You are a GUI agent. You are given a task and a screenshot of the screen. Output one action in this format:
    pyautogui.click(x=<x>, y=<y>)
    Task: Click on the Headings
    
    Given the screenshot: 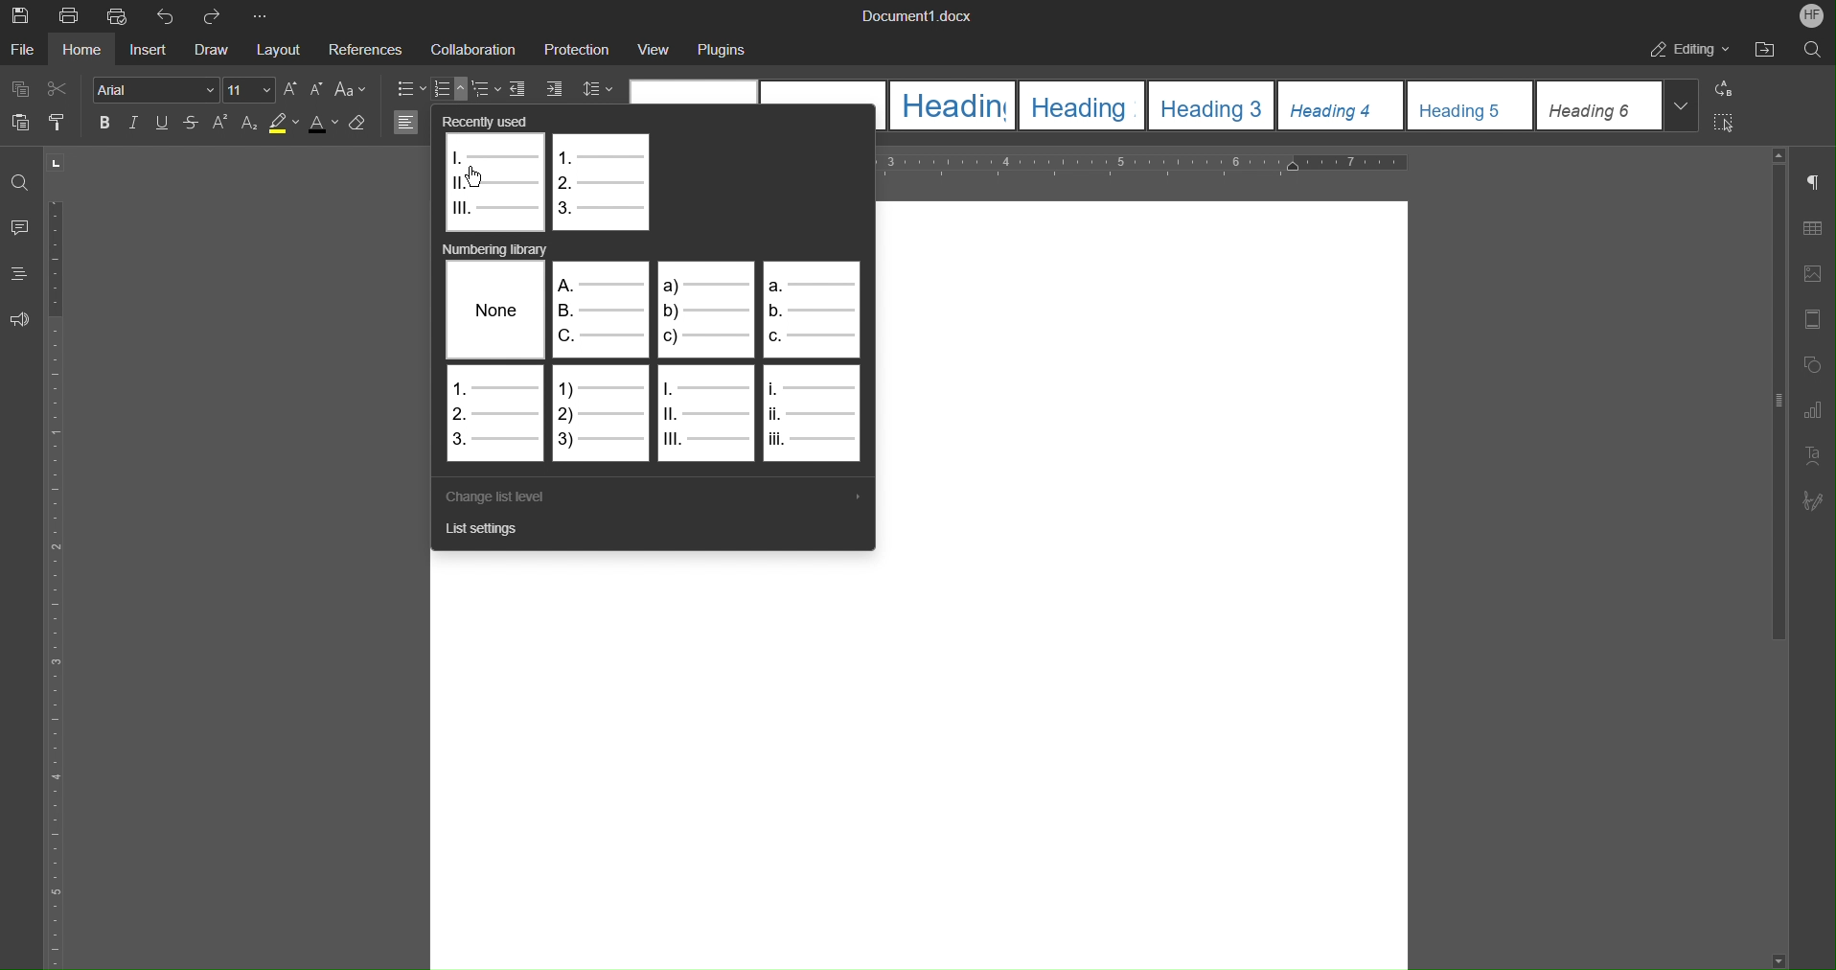 What is the action you would take?
    pyautogui.click(x=21, y=273)
    